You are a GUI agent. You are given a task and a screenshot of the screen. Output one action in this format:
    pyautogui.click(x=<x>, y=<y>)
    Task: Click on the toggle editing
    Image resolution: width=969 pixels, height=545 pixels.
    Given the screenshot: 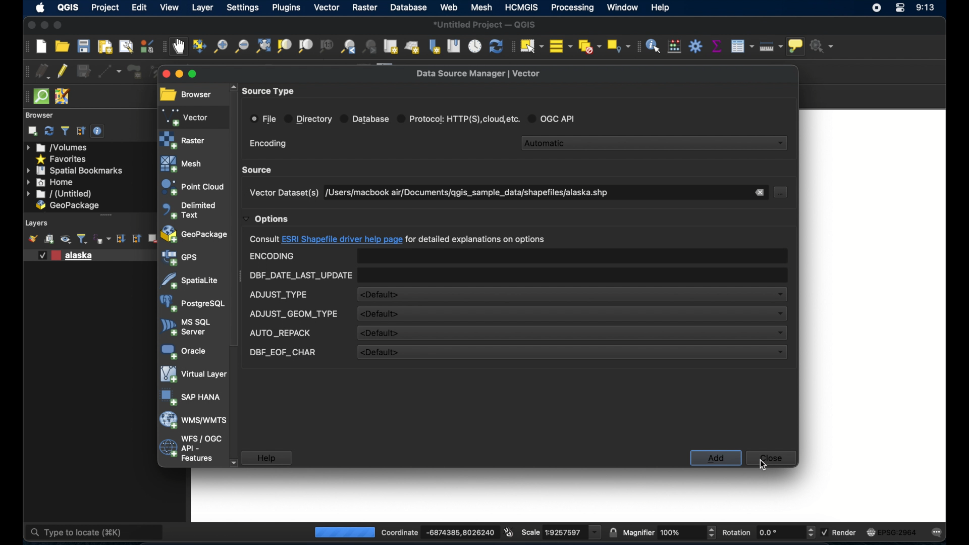 What is the action you would take?
    pyautogui.click(x=62, y=70)
    